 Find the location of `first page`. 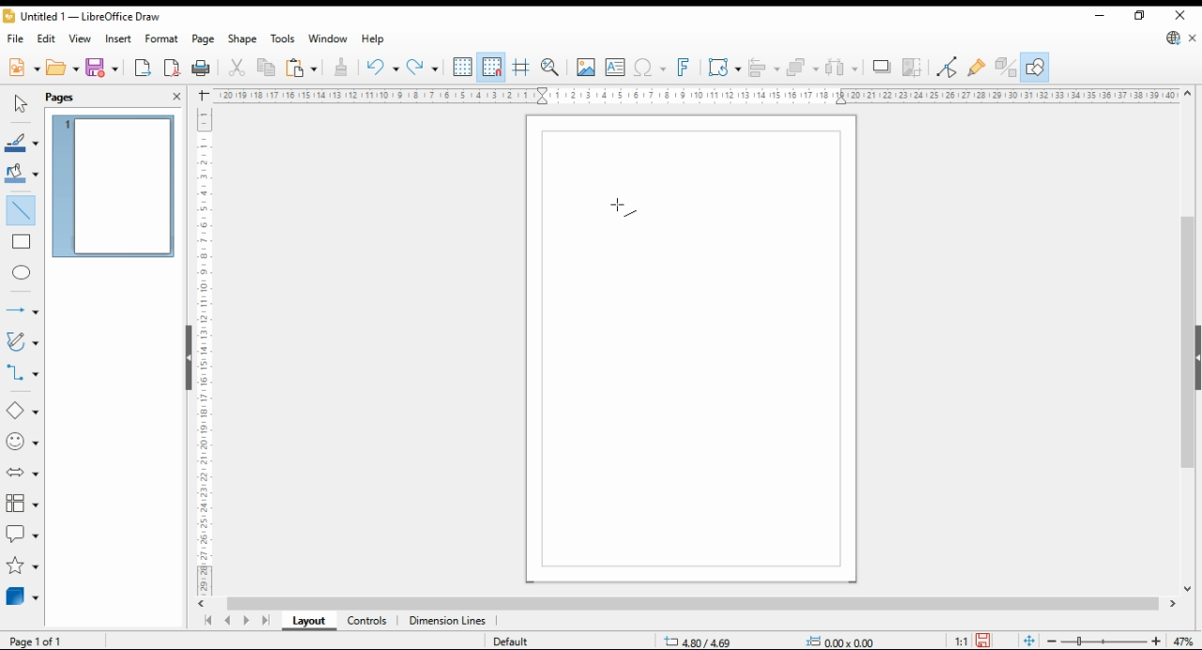

first page is located at coordinates (208, 621).